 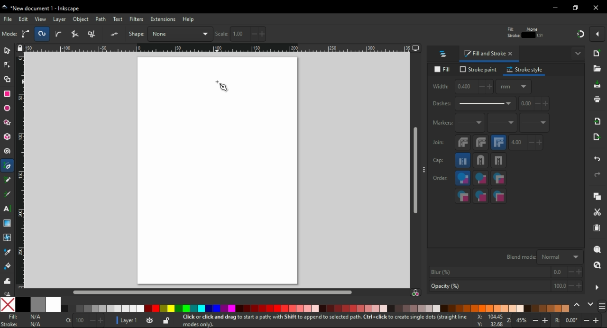 I want to click on text tool, so click(x=7, y=209).